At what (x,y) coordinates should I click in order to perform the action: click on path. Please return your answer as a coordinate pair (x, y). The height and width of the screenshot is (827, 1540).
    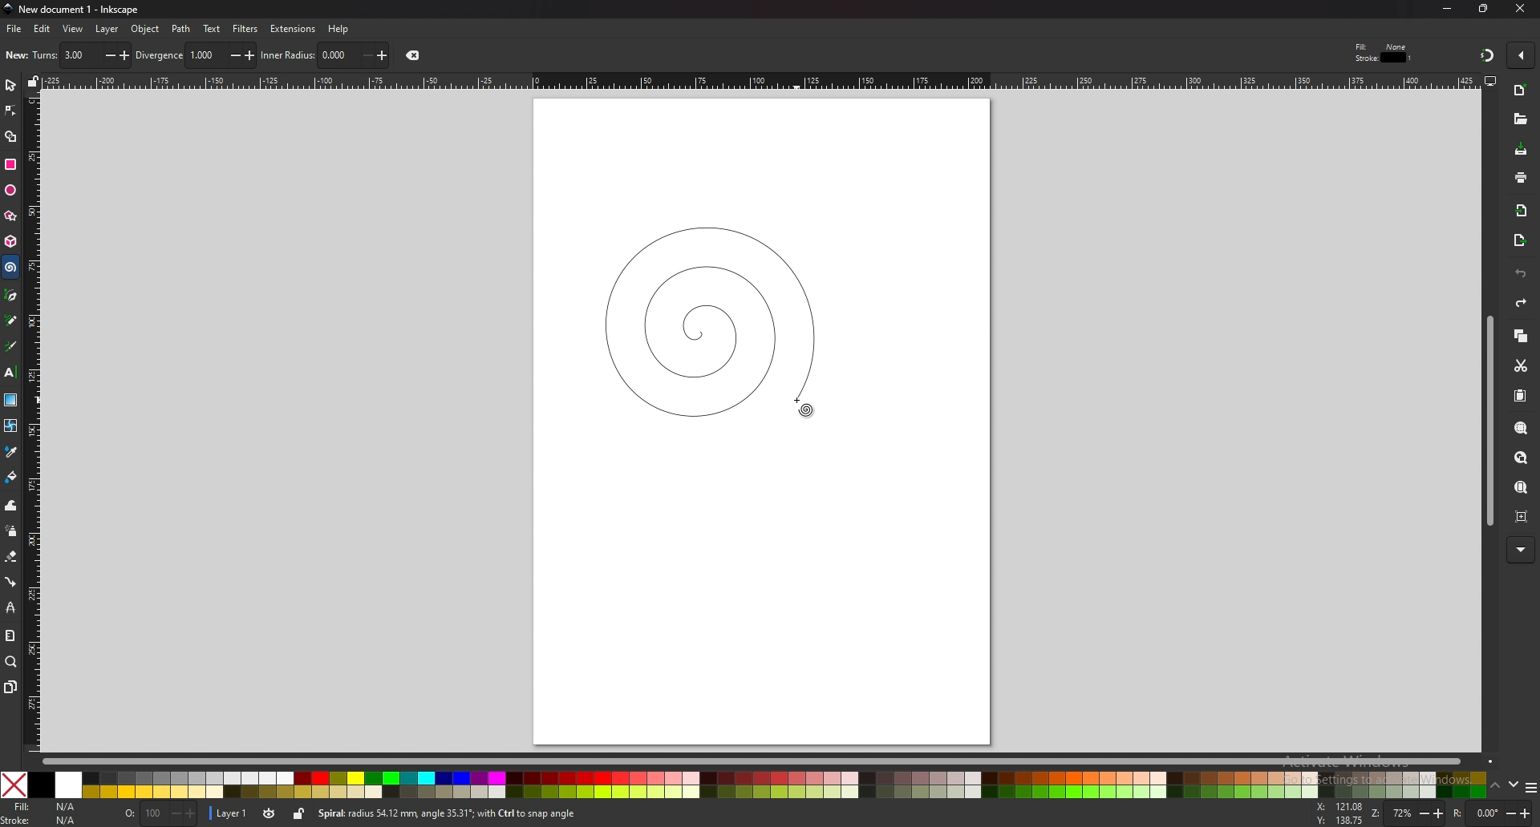
    Looking at the image, I should click on (181, 29).